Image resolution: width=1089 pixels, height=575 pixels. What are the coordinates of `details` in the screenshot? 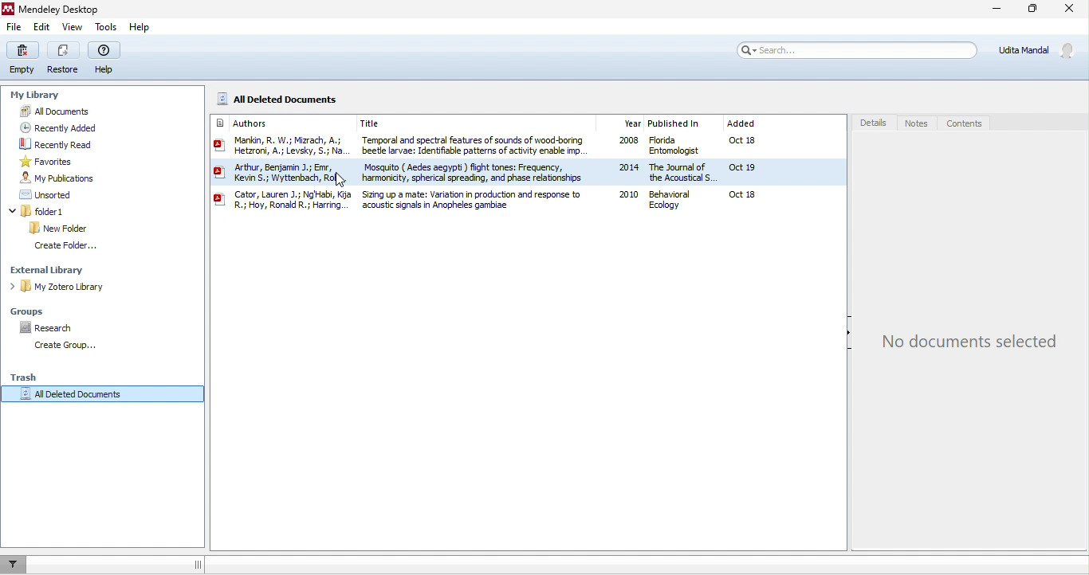 It's located at (869, 124).